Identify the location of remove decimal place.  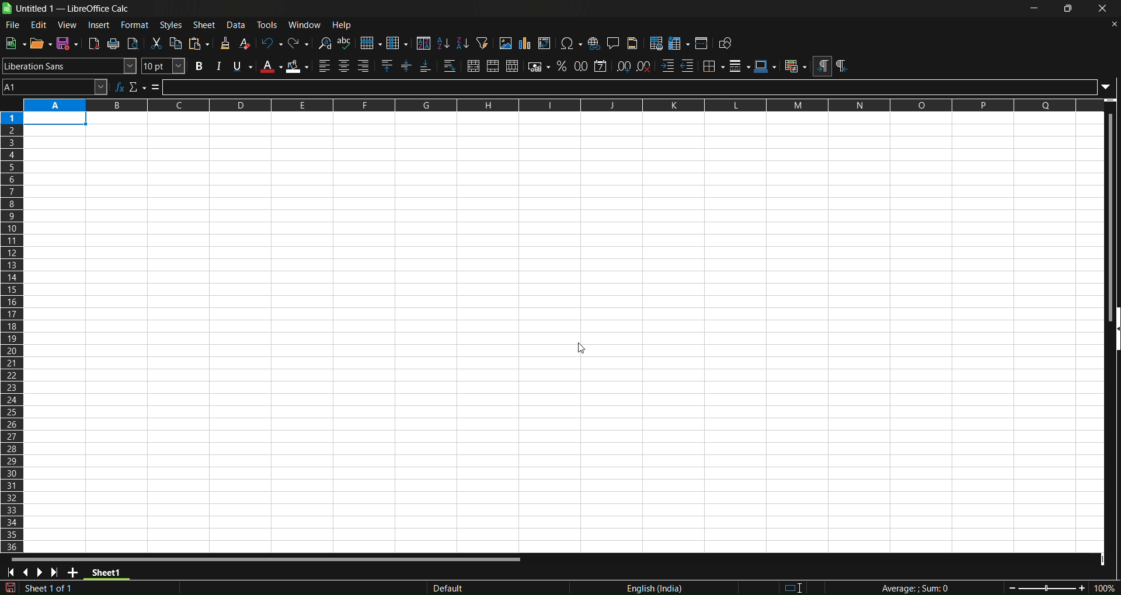
(644, 65).